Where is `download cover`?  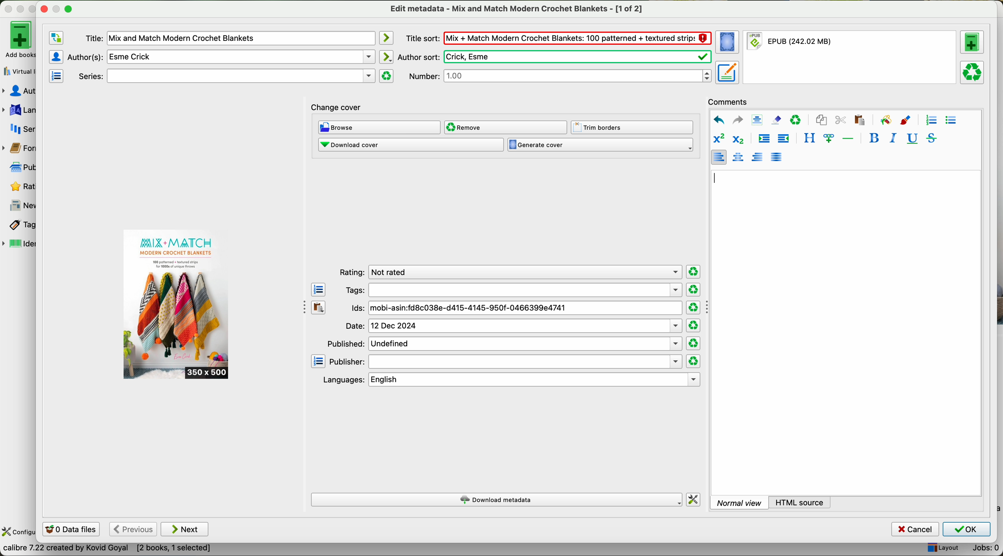
download cover is located at coordinates (410, 145).